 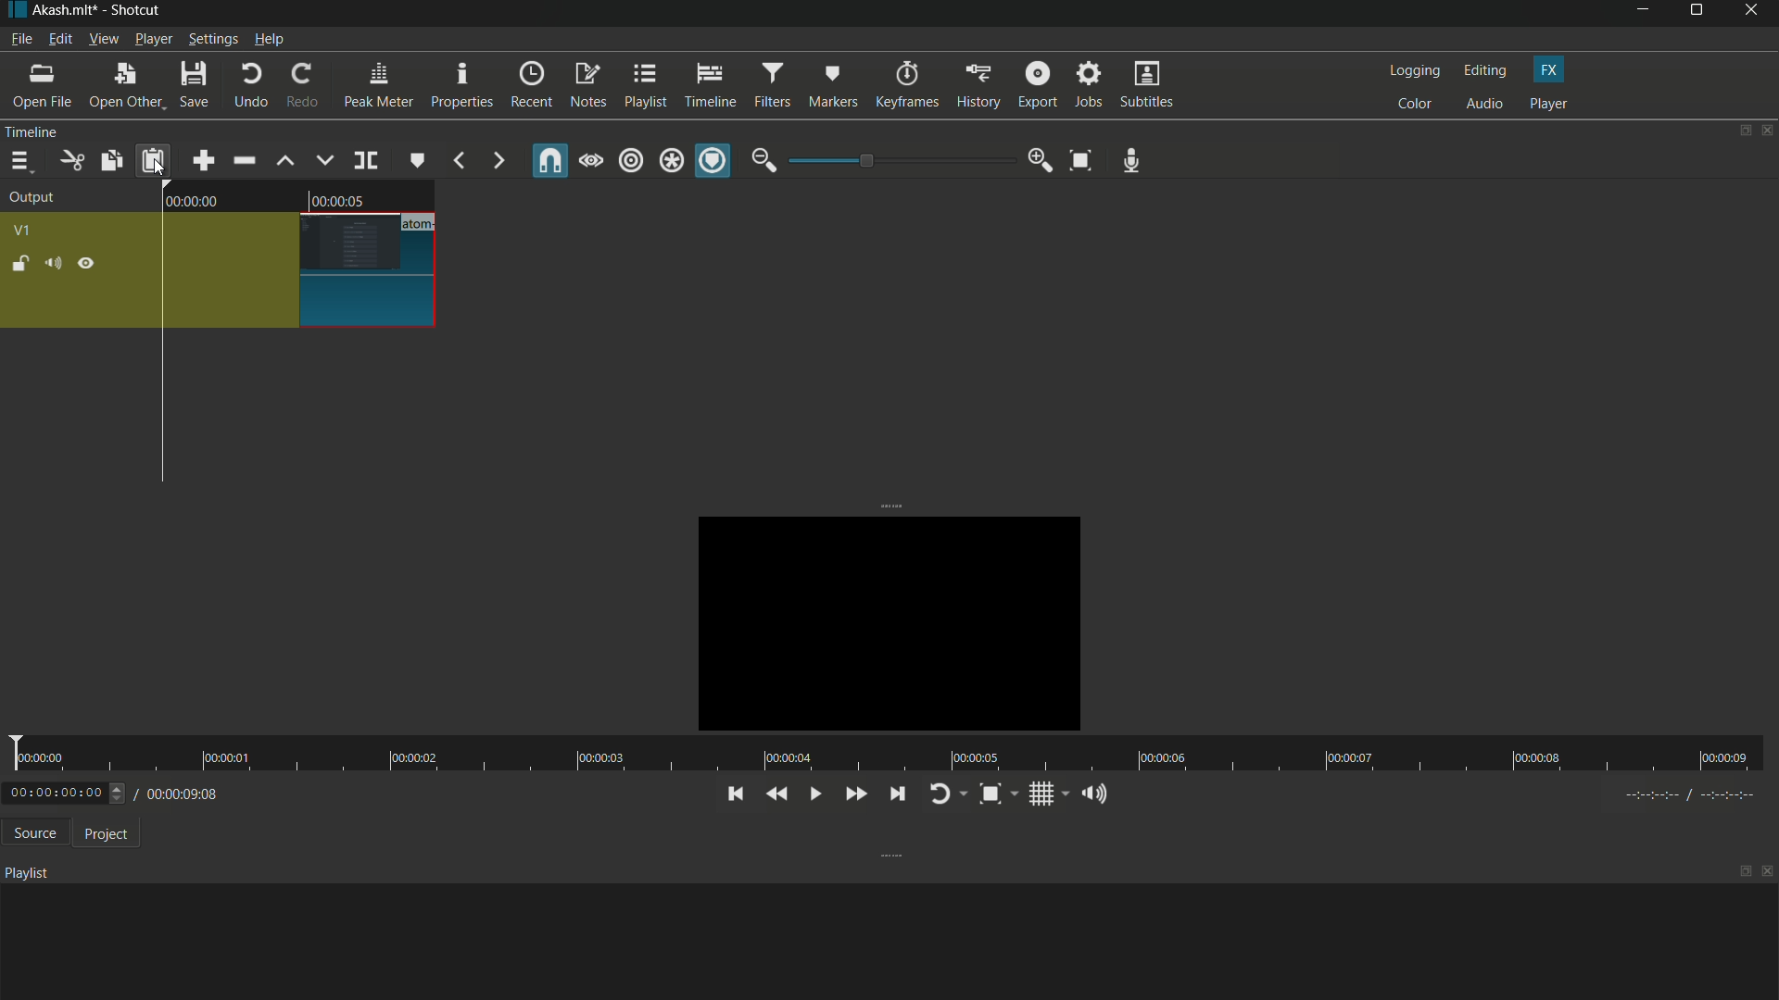 I want to click on lift, so click(x=286, y=161).